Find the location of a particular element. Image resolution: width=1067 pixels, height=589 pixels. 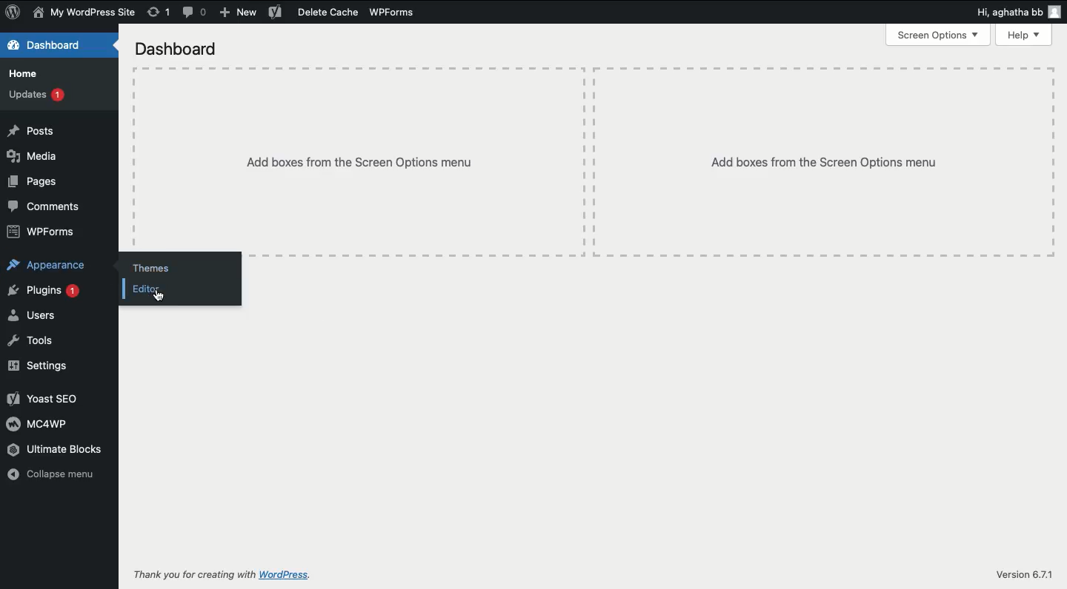

 Comments is located at coordinates (48, 206).